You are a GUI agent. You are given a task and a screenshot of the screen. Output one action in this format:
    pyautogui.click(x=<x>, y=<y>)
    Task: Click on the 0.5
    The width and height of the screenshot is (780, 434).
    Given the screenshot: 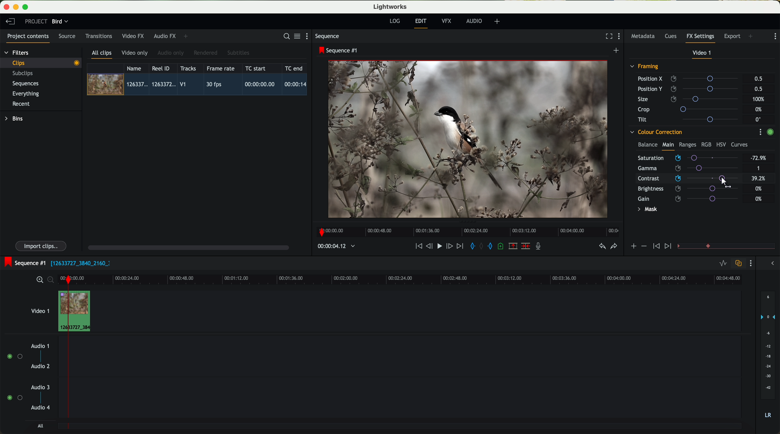 What is the action you would take?
    pyautogui.click(x=759, y=79)
    